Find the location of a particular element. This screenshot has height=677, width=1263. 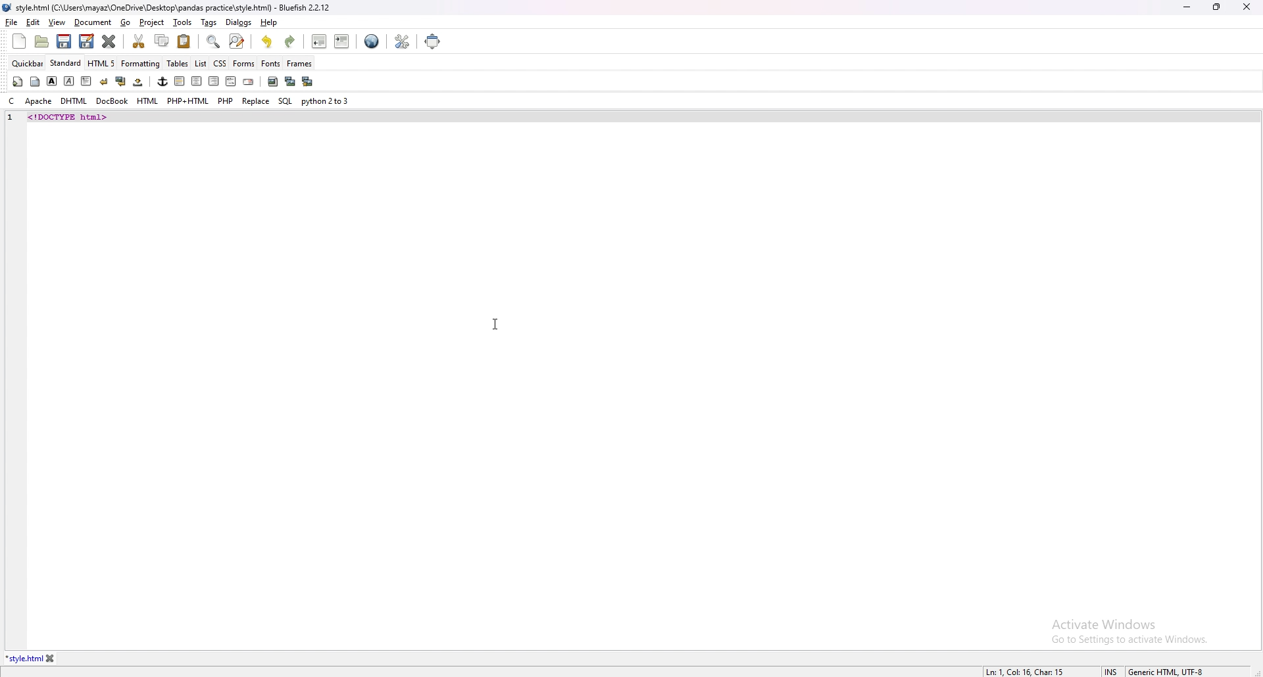

file is located at coordinates (12, 22).